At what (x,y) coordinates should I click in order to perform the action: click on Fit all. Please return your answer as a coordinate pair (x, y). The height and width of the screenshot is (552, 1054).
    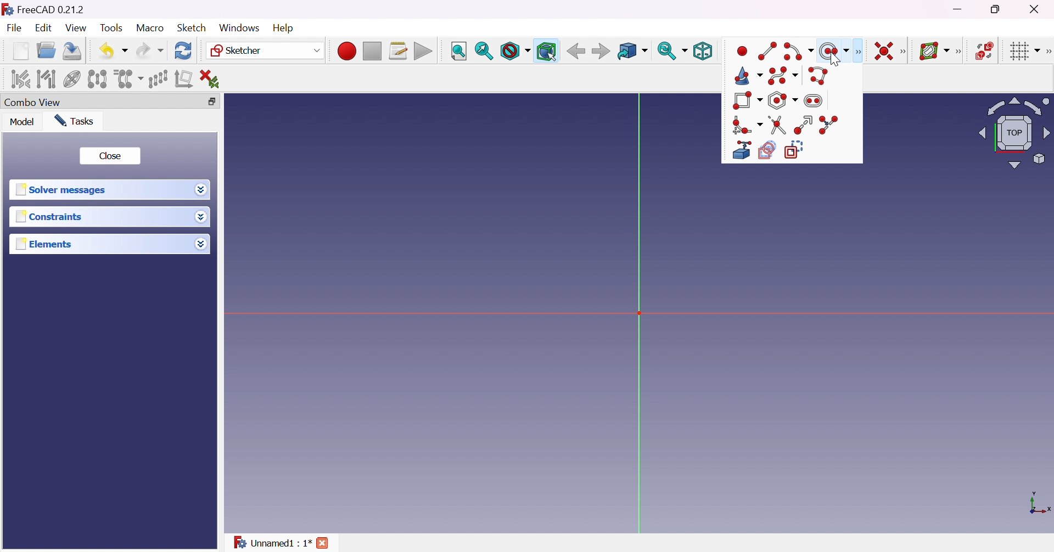
    Looking at the image, I should click on (458, 52).